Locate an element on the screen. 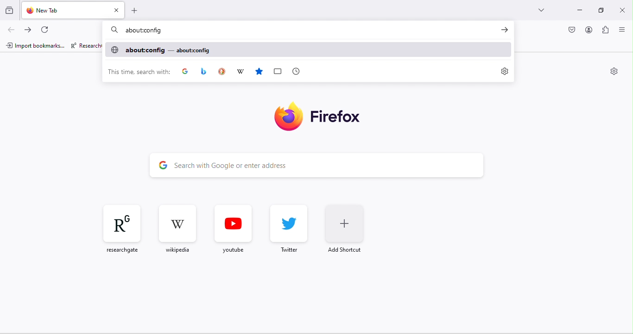  close or open sidebar is located at coordinates (623, 30).